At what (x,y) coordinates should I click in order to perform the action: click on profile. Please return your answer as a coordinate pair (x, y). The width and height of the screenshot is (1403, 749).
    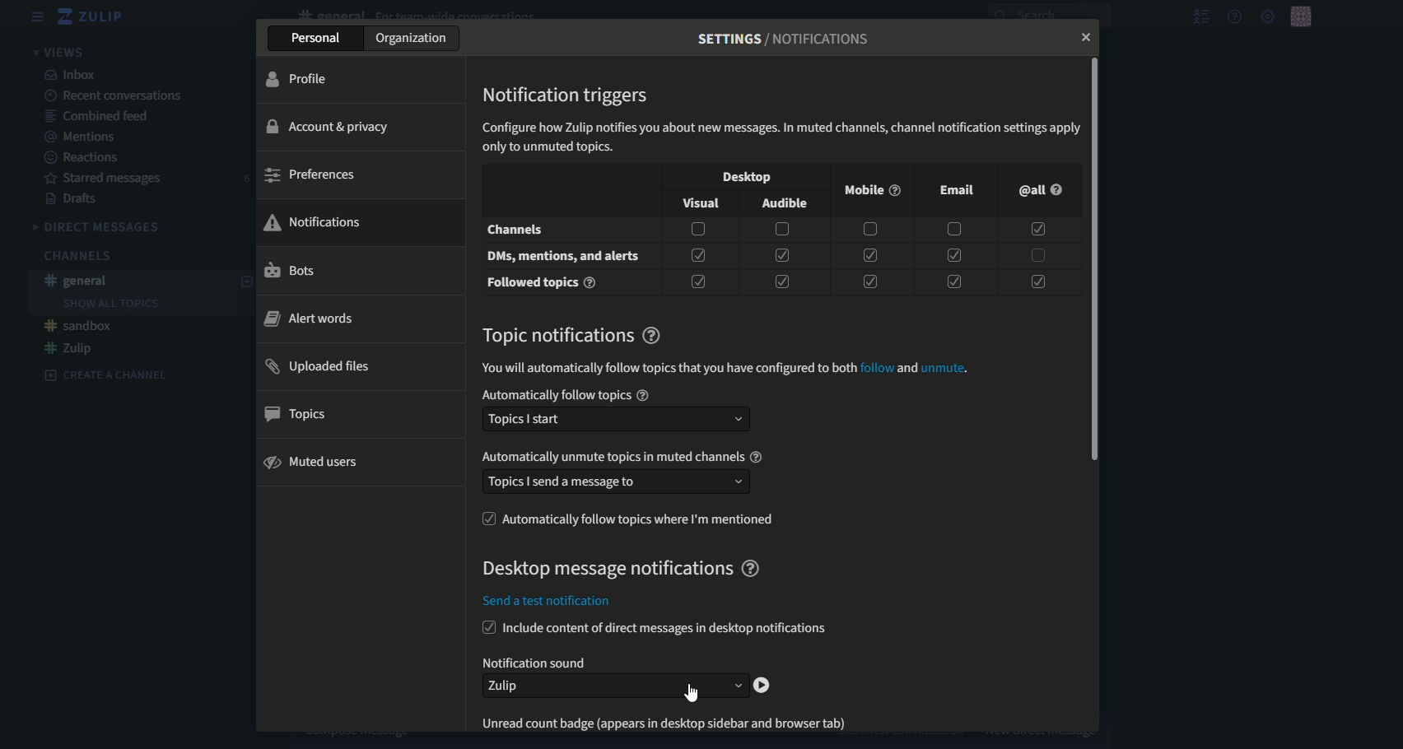
    Looking at the image, I should click on (300, 79).